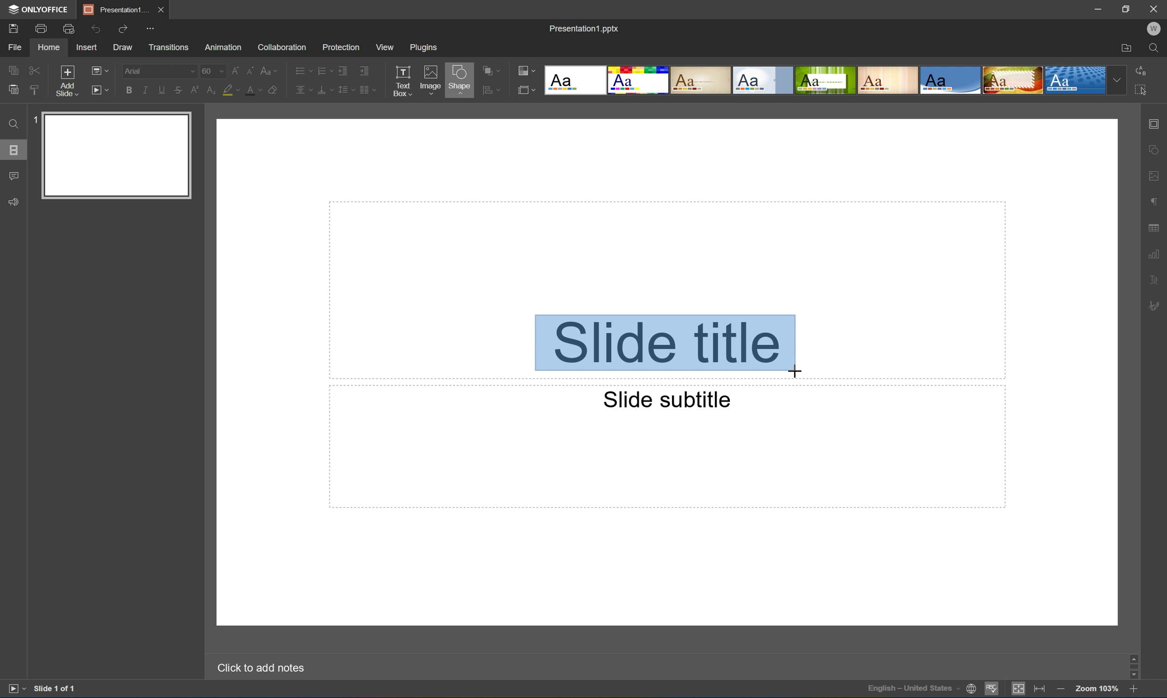 This screenshot has width=1167, height=698. Describe the element at coordinates (225, 48) in the screenshot. I see `Animation` at that location.